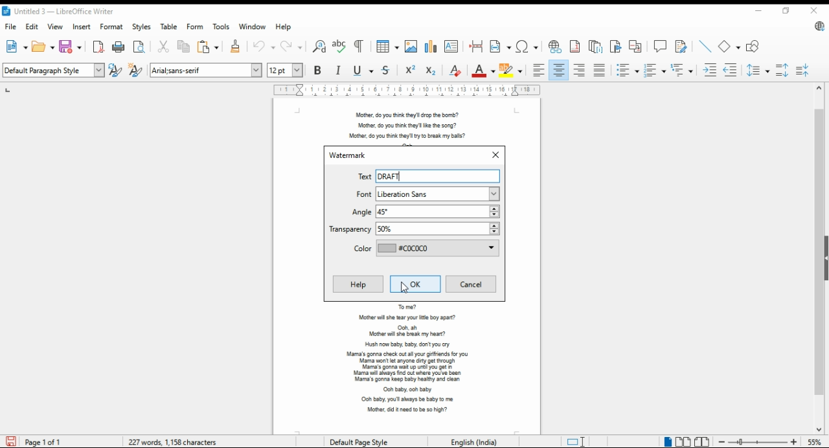  Describe the element at coordinates (709, 70) in the screenshot. I see `increase indent` at that location.